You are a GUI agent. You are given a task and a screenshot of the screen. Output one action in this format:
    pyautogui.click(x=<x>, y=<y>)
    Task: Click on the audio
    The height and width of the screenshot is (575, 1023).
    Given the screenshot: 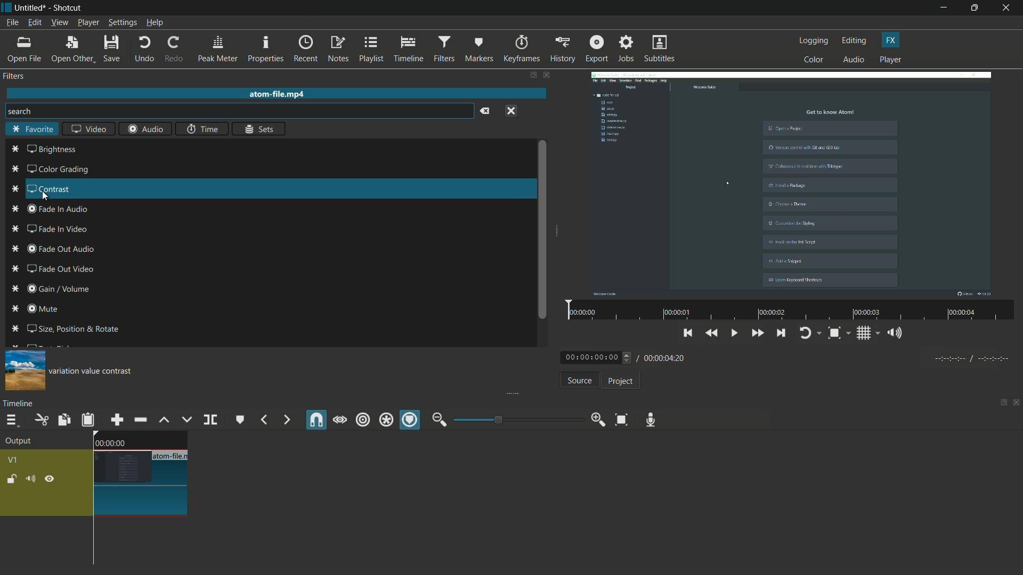 What is the action you would take?
    pyautogui.click(x=855, y=60)
    